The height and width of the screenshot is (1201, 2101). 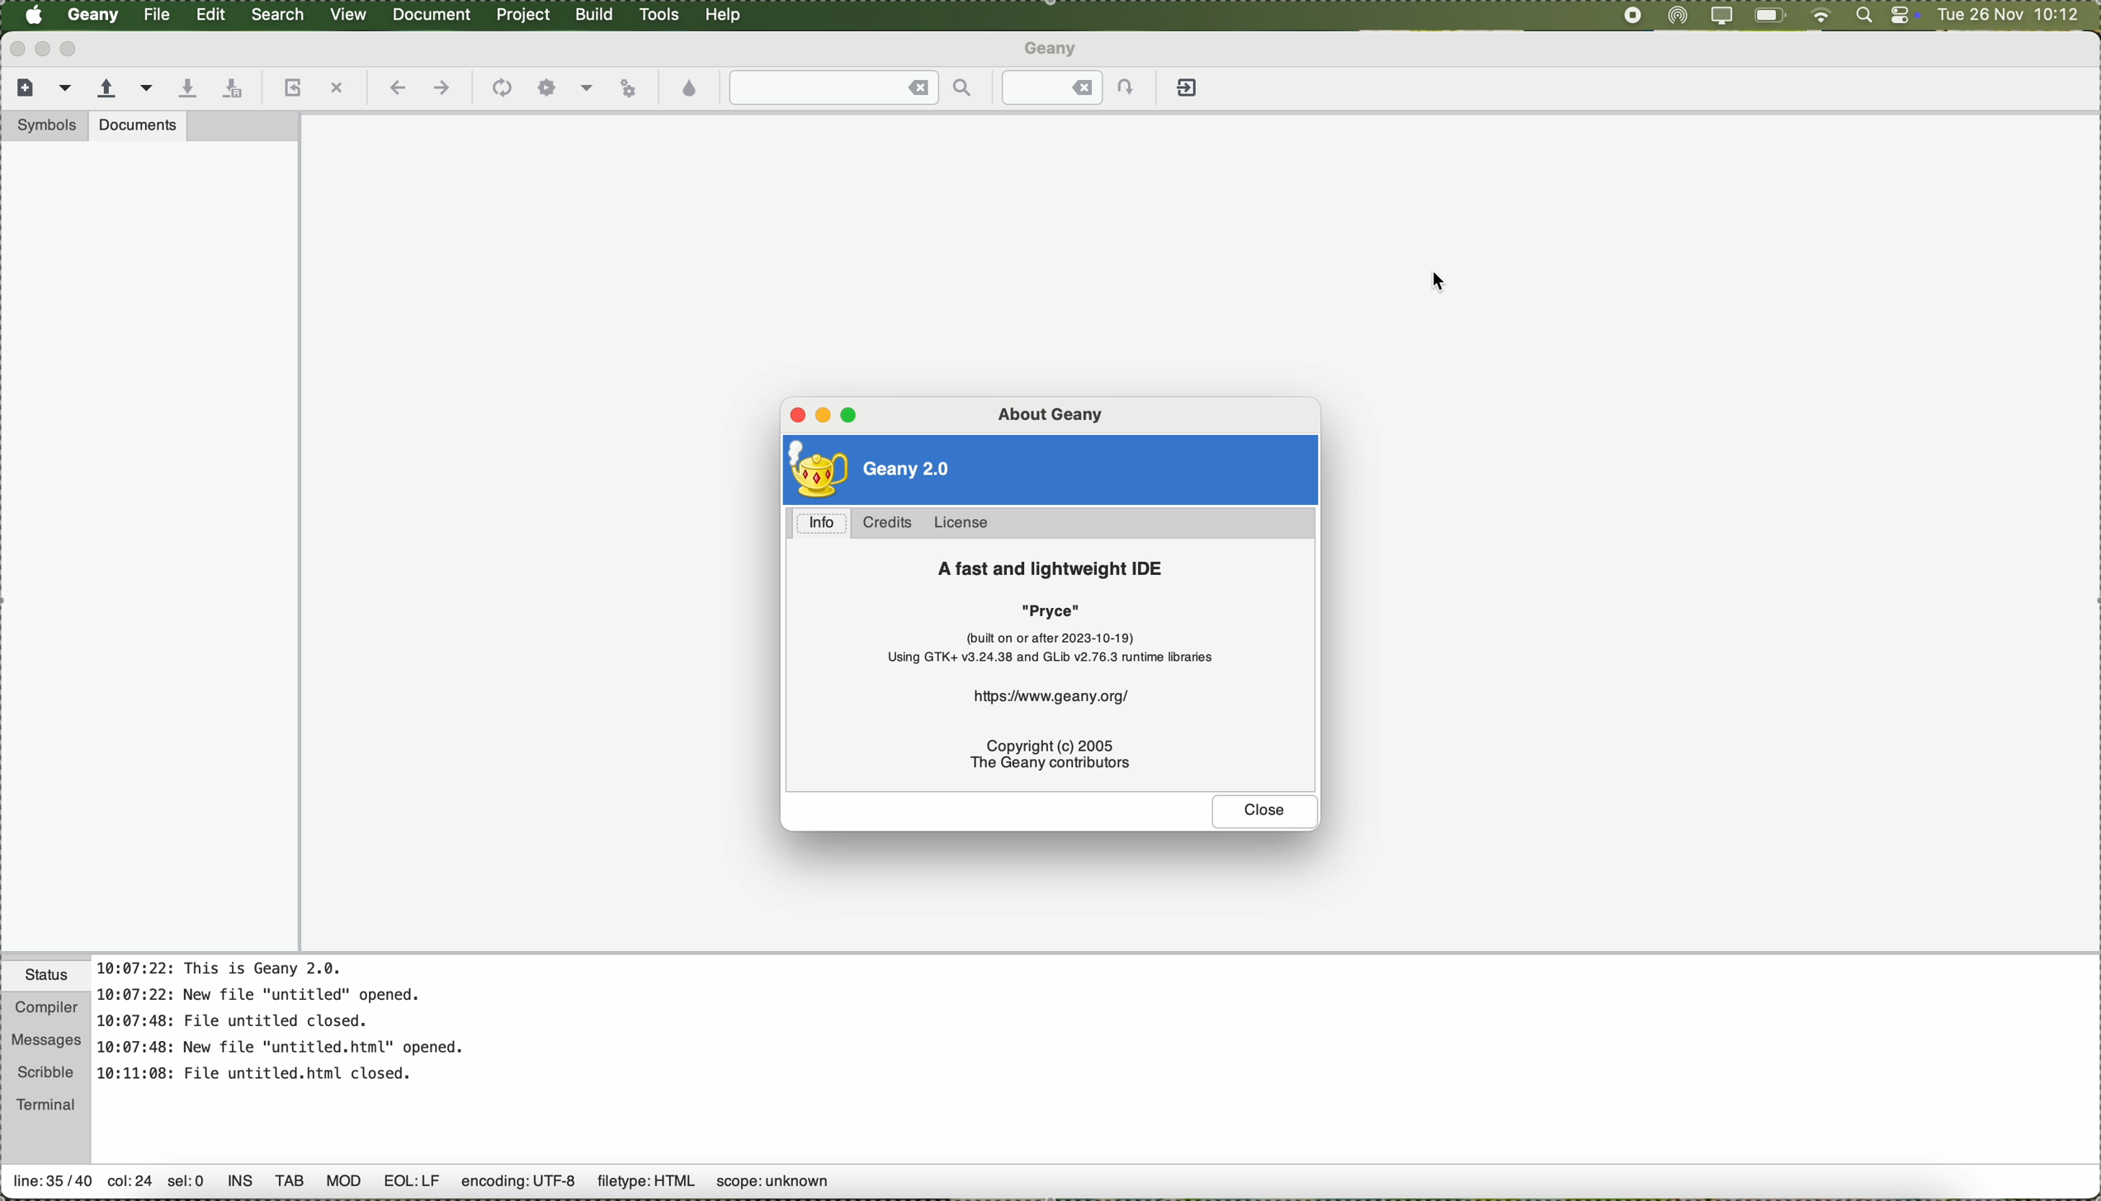 I want to click on build, so click(x=598, y=16).